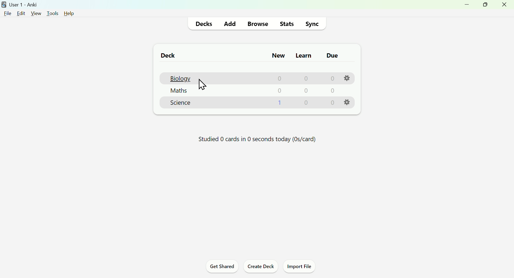 Image resolution: width=514 pixels, height=278 pixels. What do you see at coordinates (279, 103) in the screenshot?
I see `1` at bounding box center [279, 103].